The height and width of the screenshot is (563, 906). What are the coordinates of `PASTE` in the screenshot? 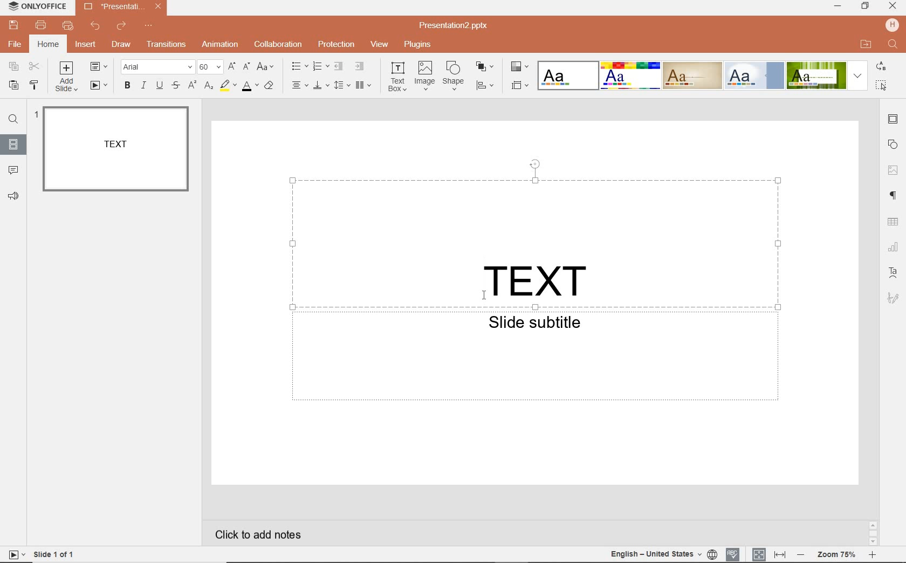 It's located at (11, 86).